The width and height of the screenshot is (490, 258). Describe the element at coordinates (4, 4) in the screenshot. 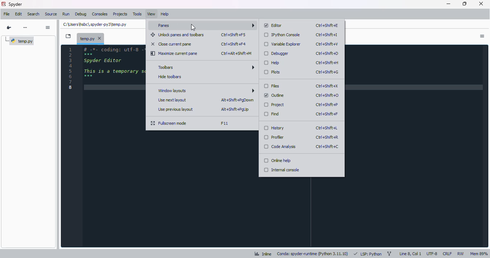

I see `logo` at that location.